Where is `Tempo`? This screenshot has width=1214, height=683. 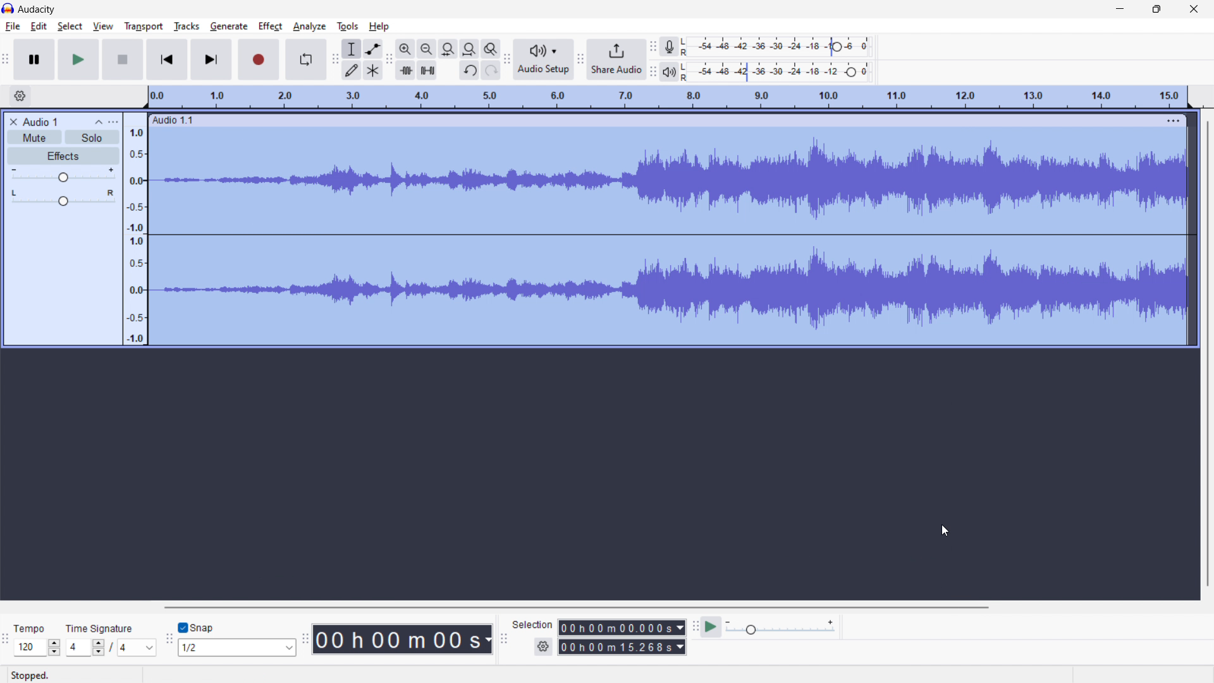
Tempo is located at coordinates (37, 629).